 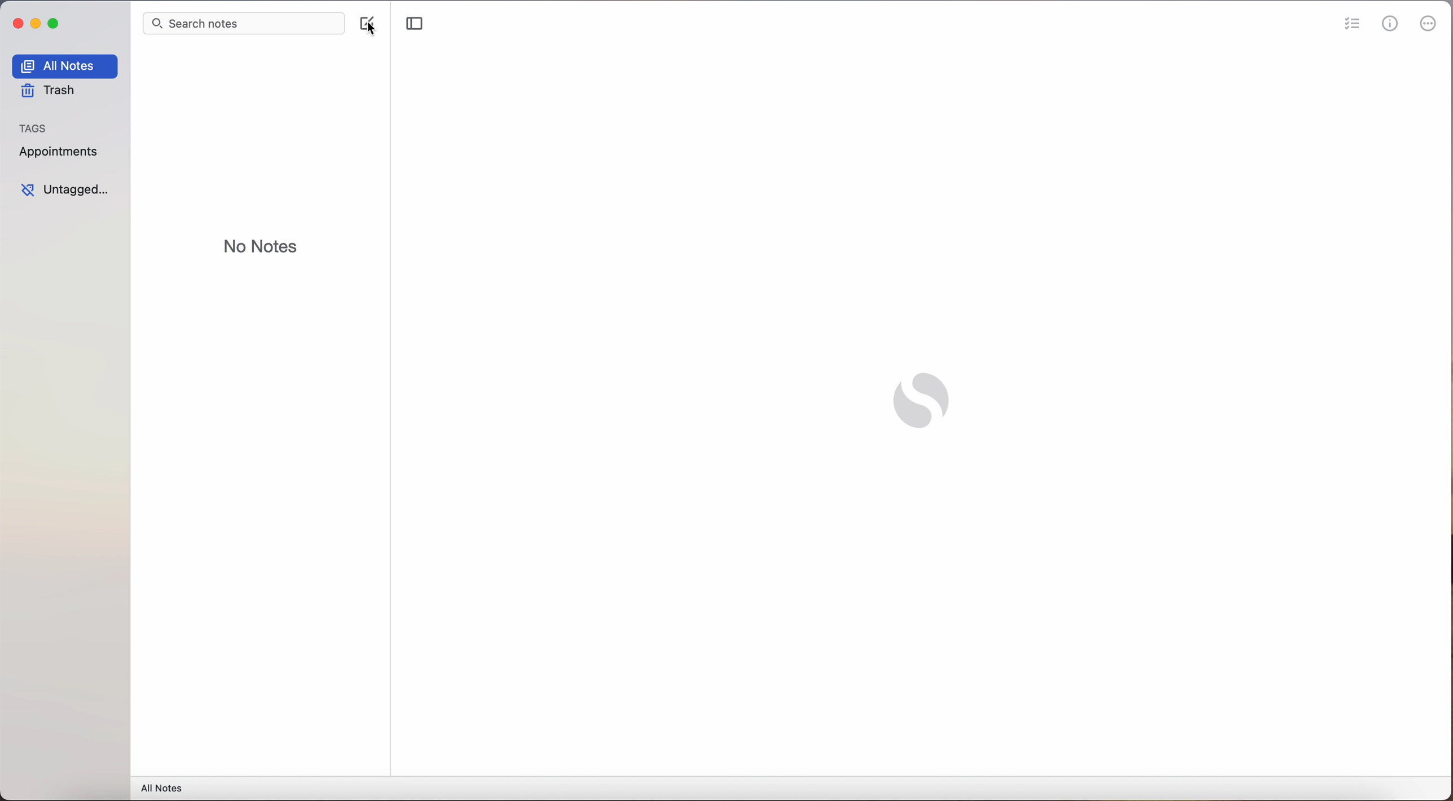 What do you see at coordinates (164, 787) in the screenshot?
I see `all notes` at bounding box center [164, 787].